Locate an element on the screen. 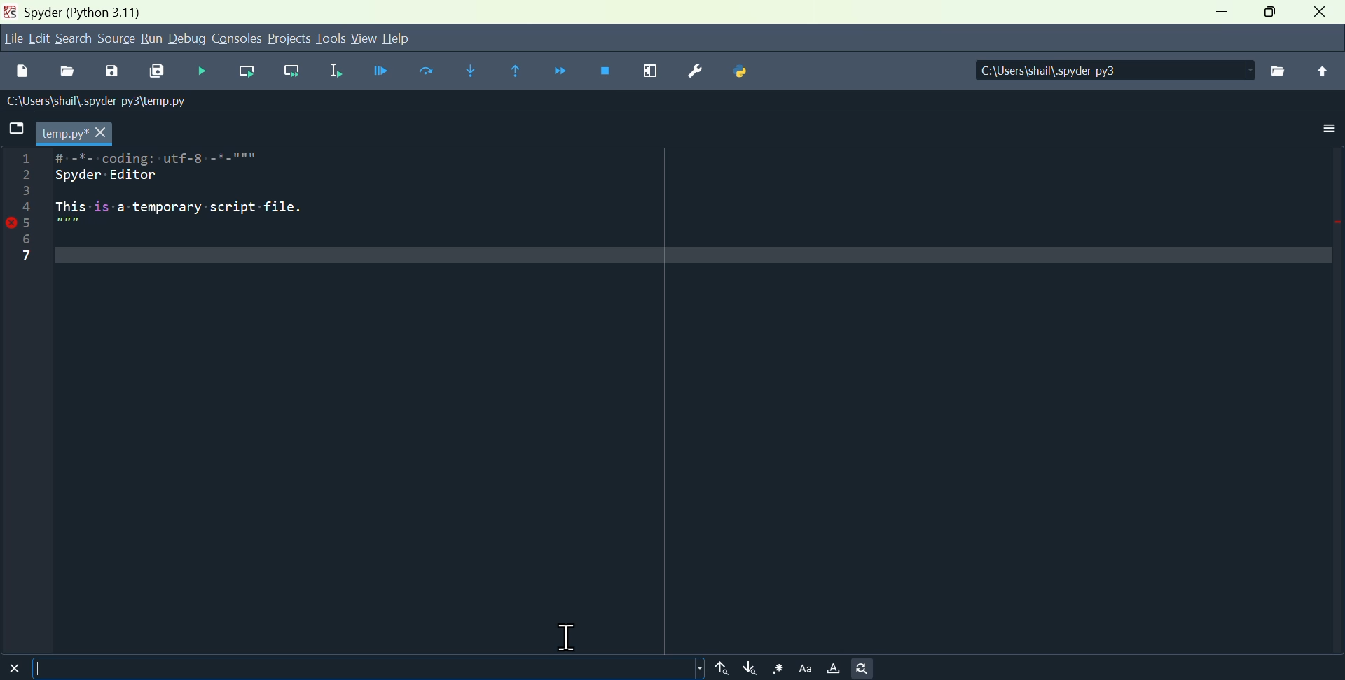  Directory is located at coordinates (1111, 69).